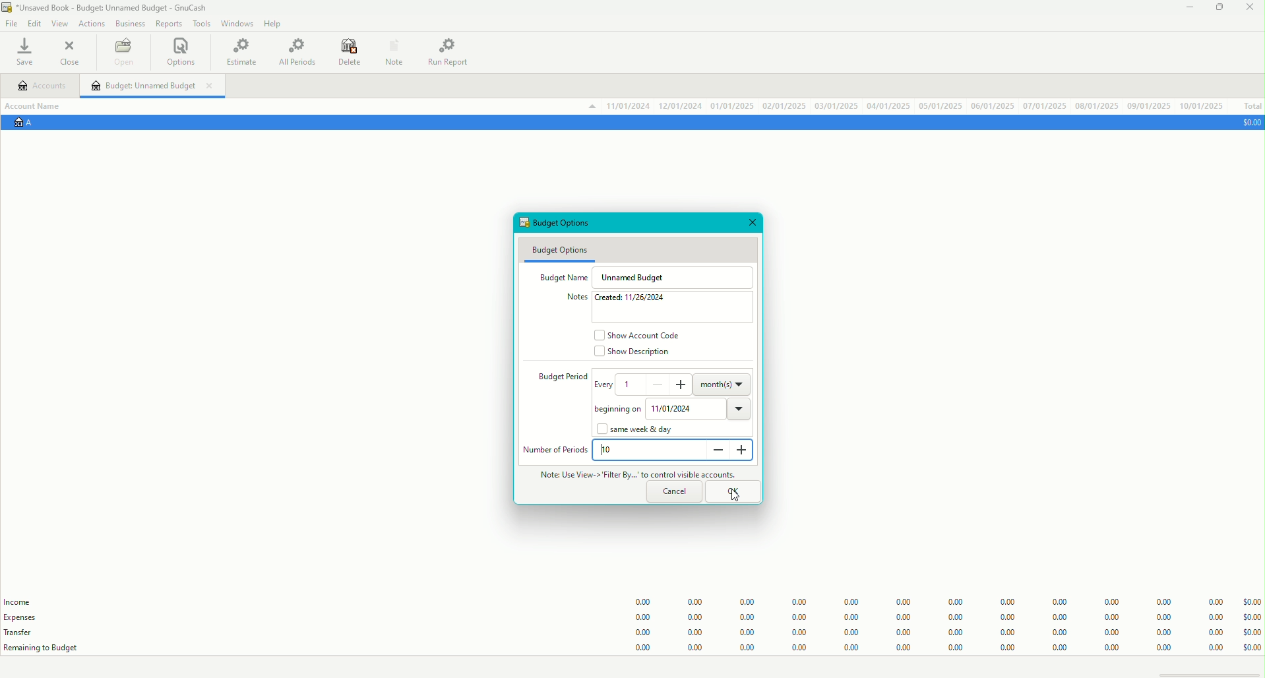 Image resolution: width=1265 pixels, height=678 pixels. What do you see at coordinates (561, 276) in the screenshot?
I see `Budget Name.` at bounding box center [561, 276].